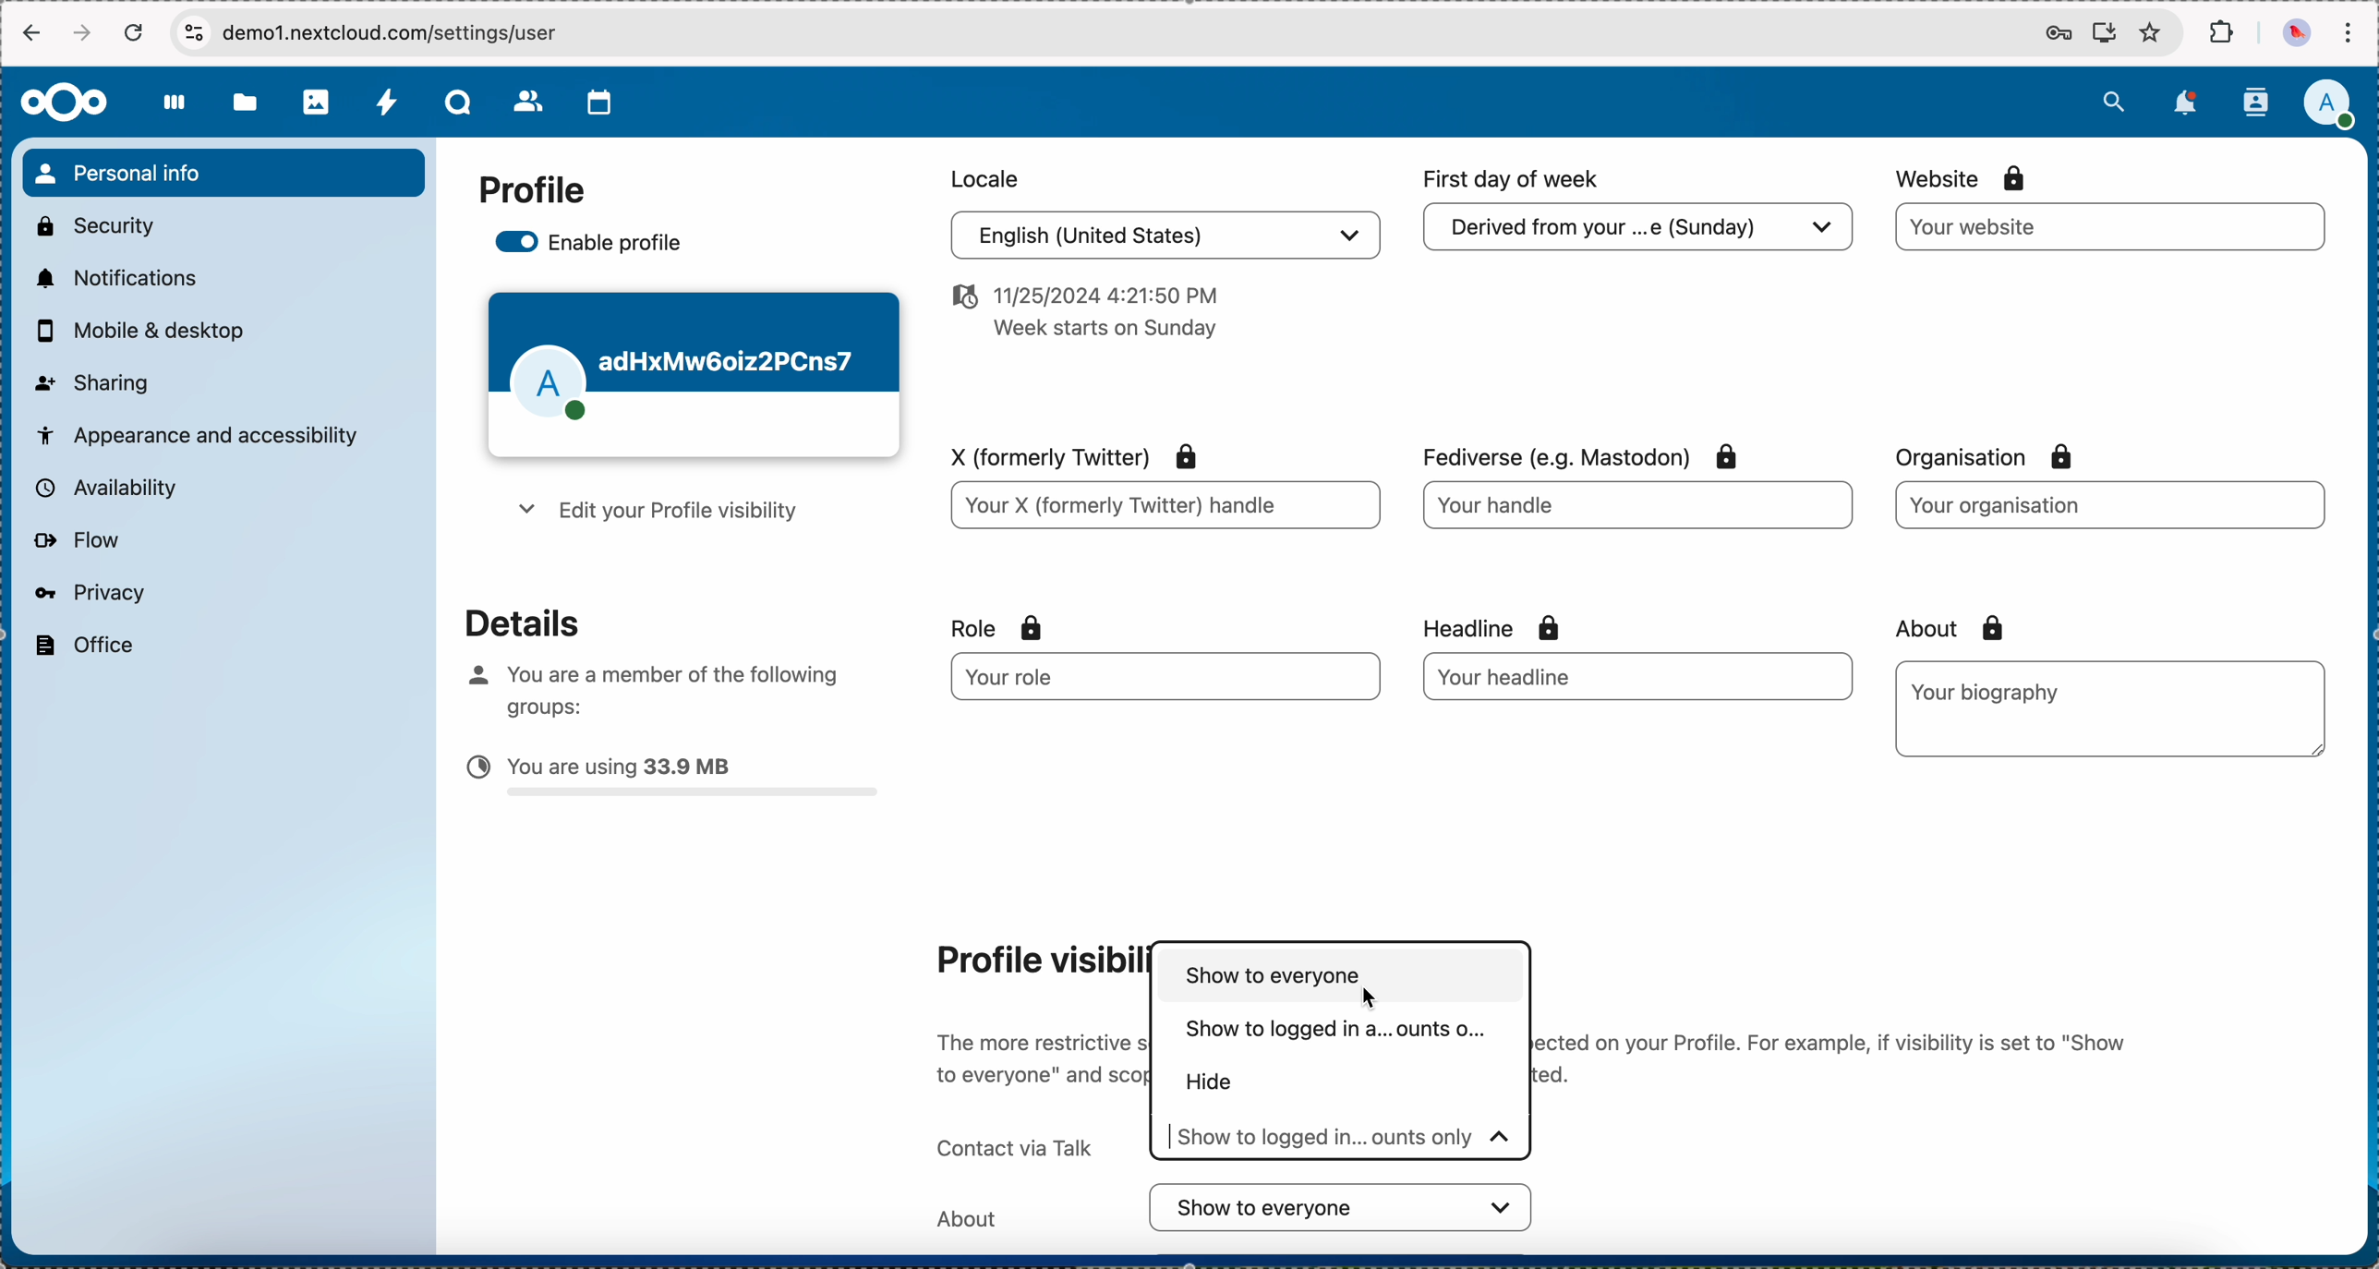  I want to click on refresh the page, so click(135, 32).